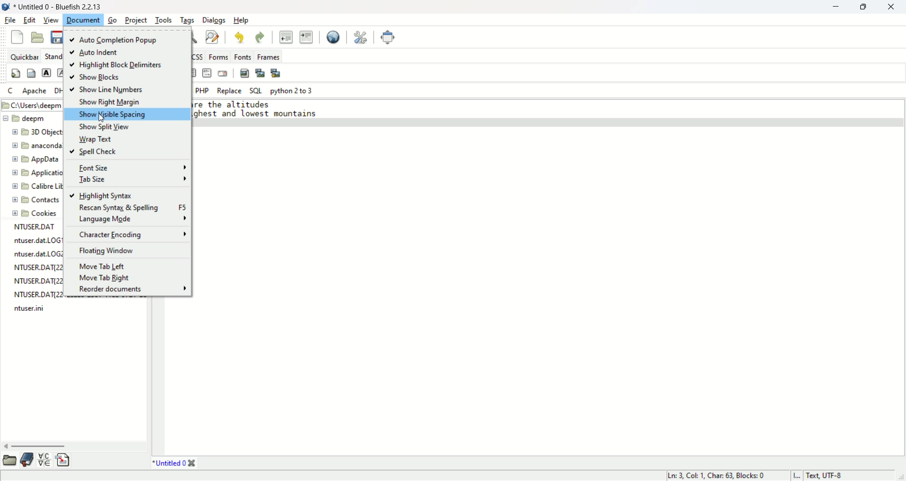 This screenshot has height=481, width=906. Describe the element at coordinates (218, 56) in the screenshot. I see `forms` at that location.